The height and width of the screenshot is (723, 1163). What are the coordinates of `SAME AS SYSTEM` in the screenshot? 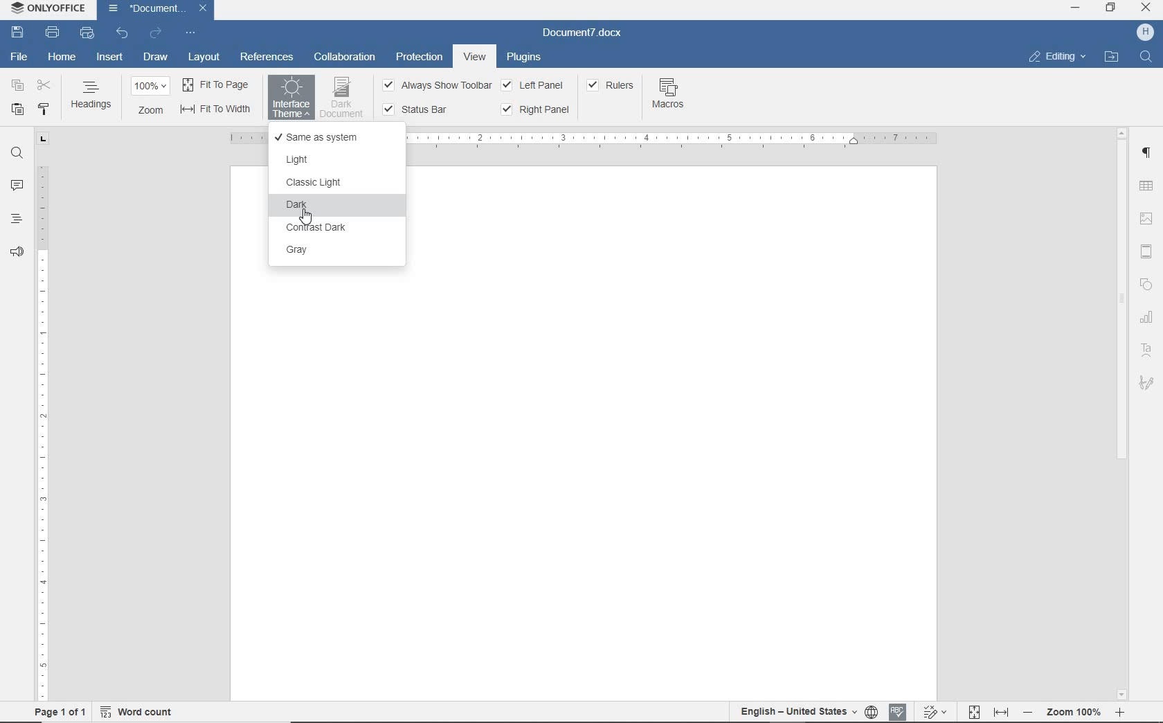 It's located at (330, 137).